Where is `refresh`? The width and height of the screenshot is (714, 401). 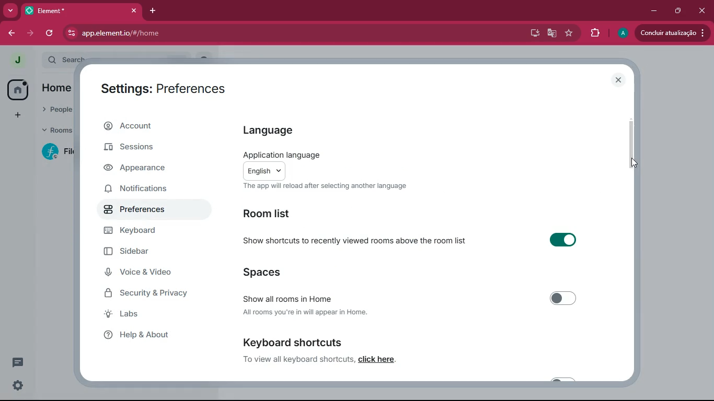 refresh is located at coordinates (50, 33).